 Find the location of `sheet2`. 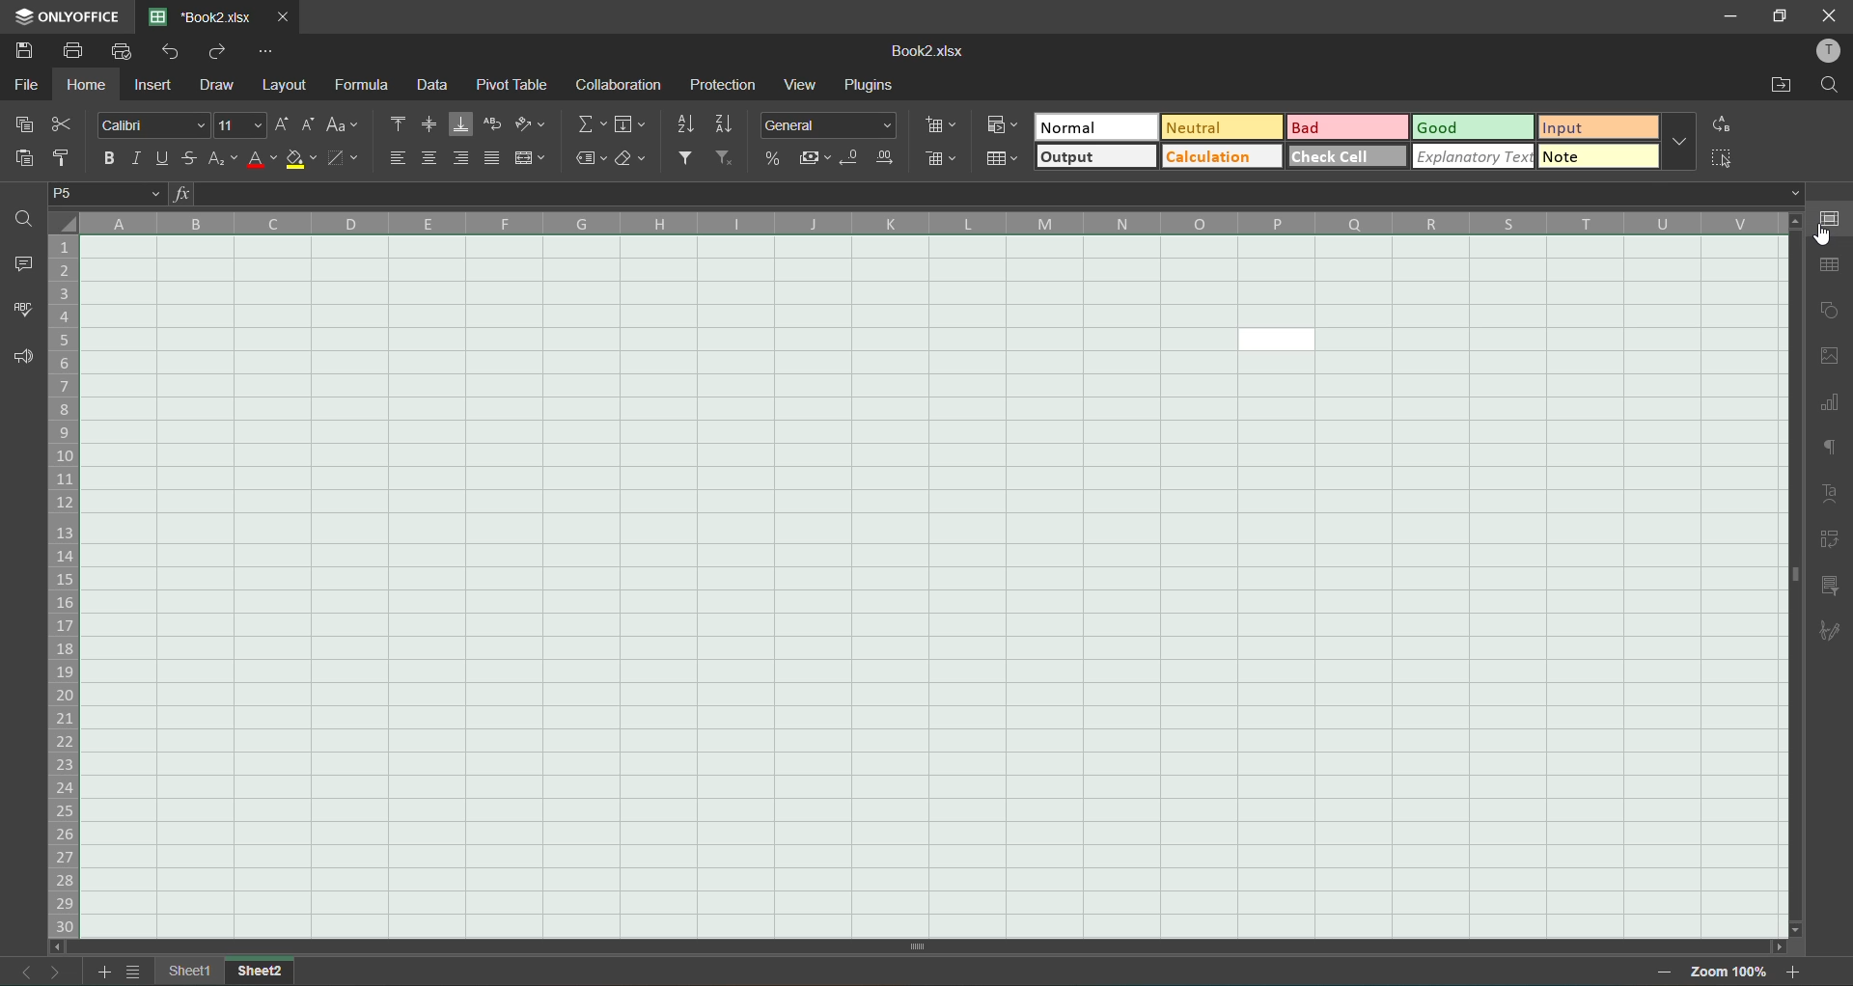

sheet2 is located at coordinates (259, 971).